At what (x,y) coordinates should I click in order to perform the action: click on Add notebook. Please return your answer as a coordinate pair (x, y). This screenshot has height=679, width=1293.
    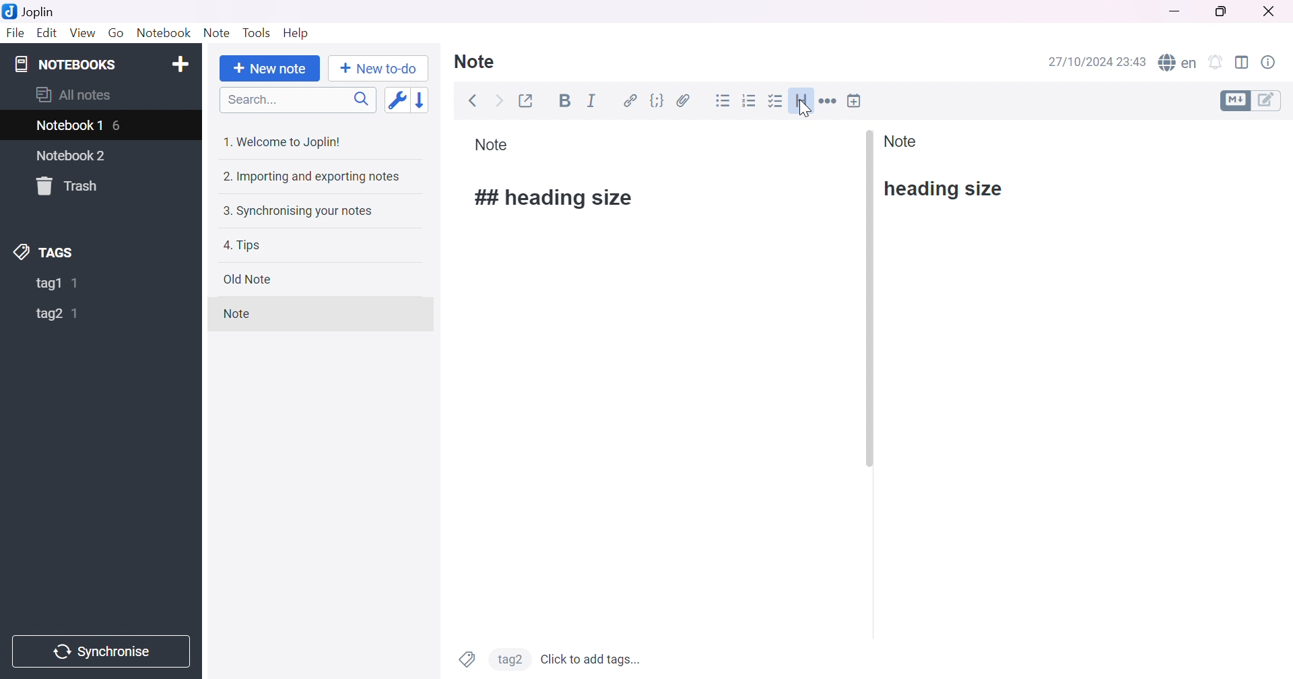
    Looking at the image, I should click on (180, 63).